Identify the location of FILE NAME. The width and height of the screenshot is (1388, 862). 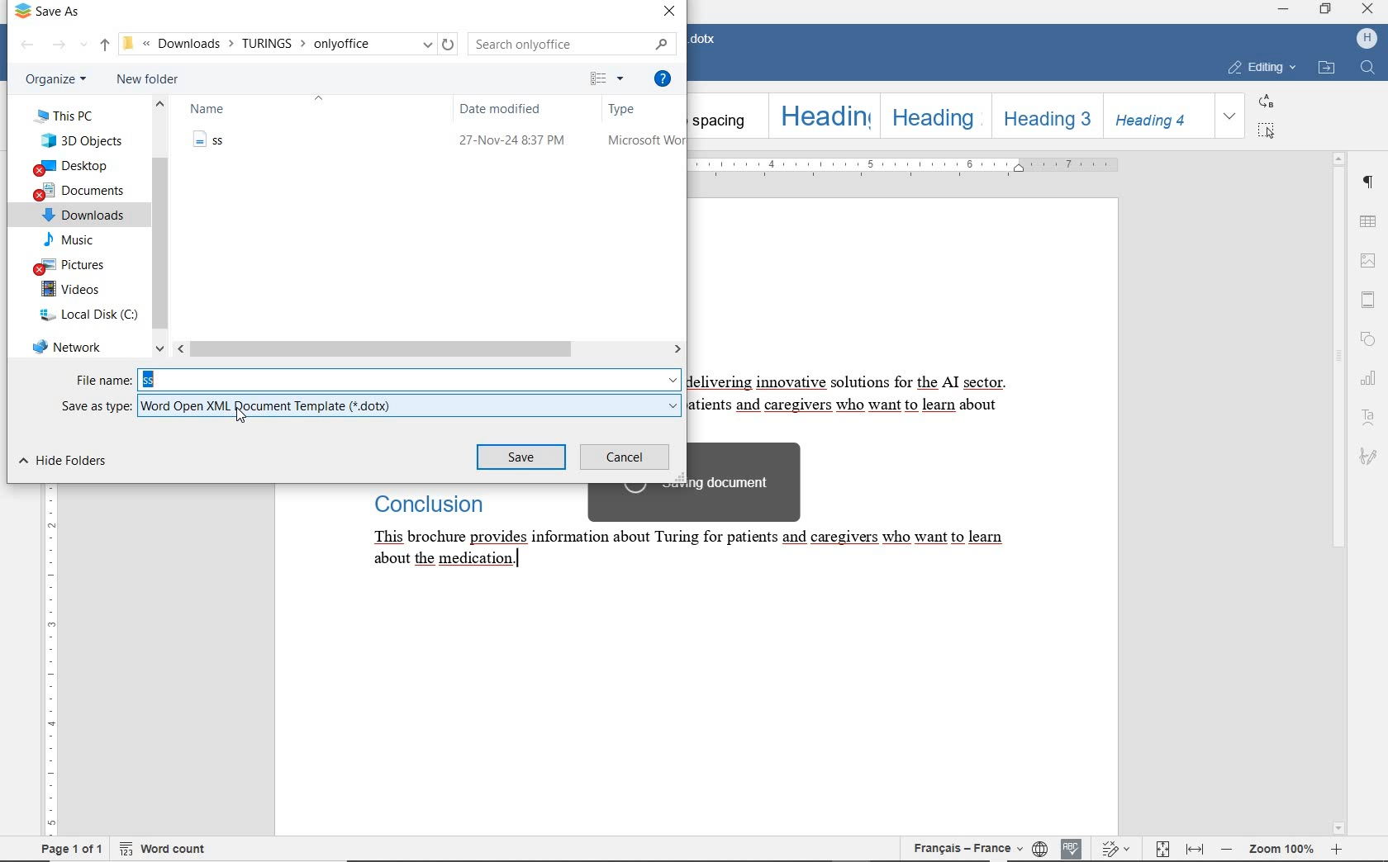
(102, 381).